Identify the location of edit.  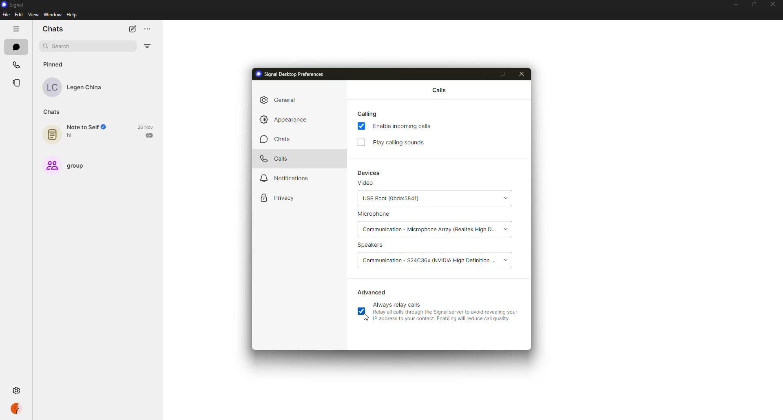
(18, 15).